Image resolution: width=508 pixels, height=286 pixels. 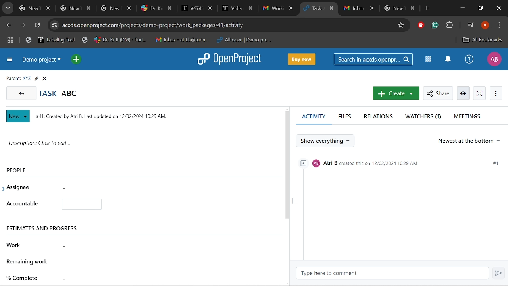 What do you see at coordinates (314, 8) in the screenshot?
I see `Current tab` at bounding box center [314, 8].